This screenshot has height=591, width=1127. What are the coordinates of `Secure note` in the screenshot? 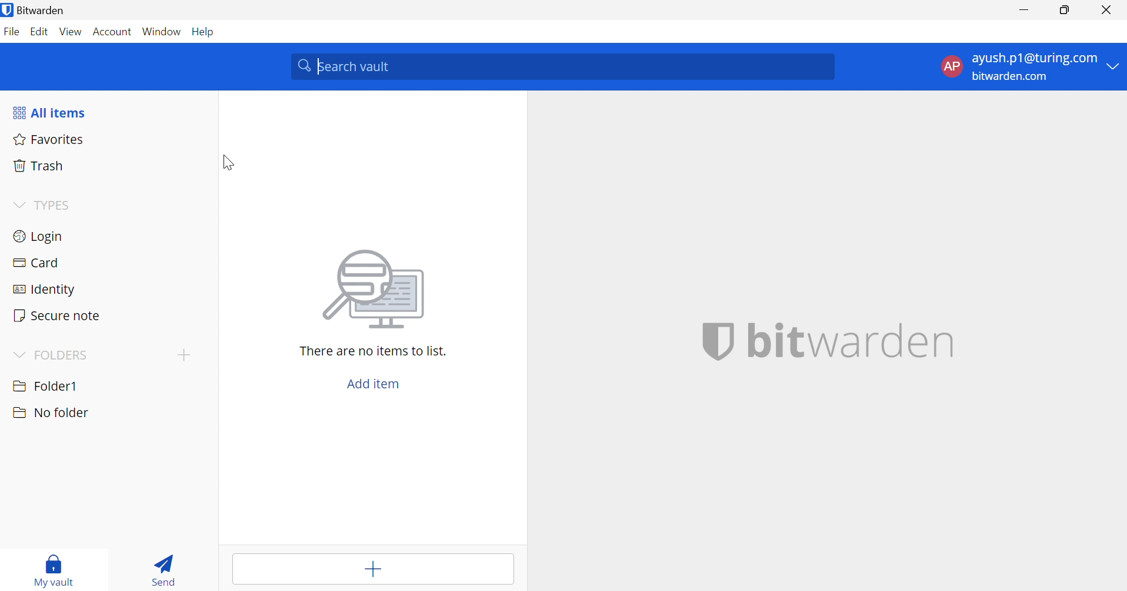 It's located at (59, 315).